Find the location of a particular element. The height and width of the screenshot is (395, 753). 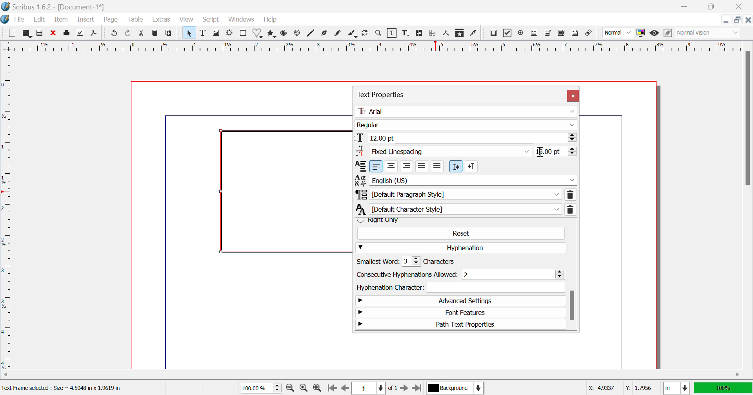

Extras is located at coordinates (161, 20).